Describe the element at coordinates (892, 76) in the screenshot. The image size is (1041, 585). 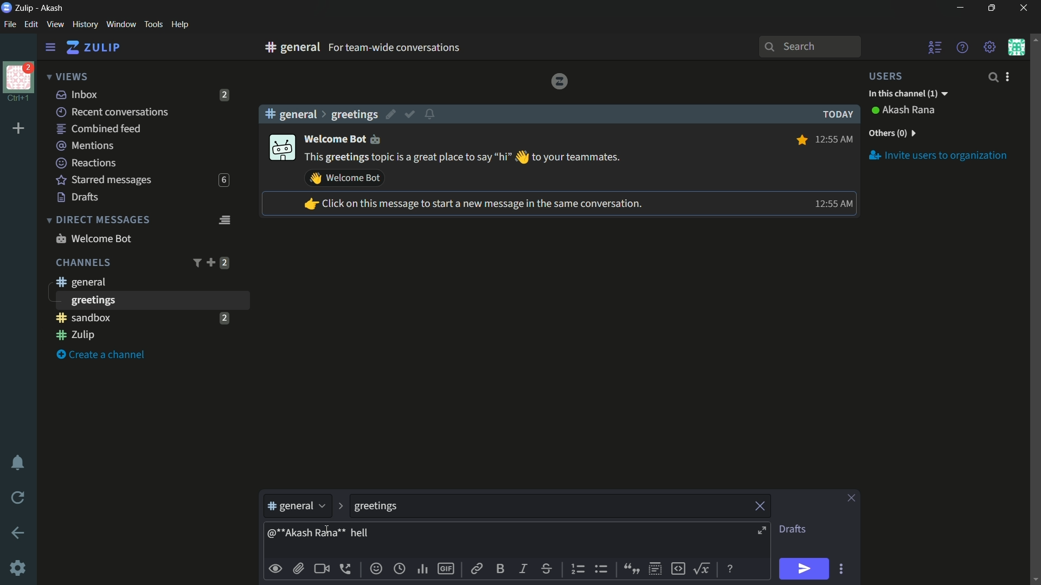
I see `users` at that location.